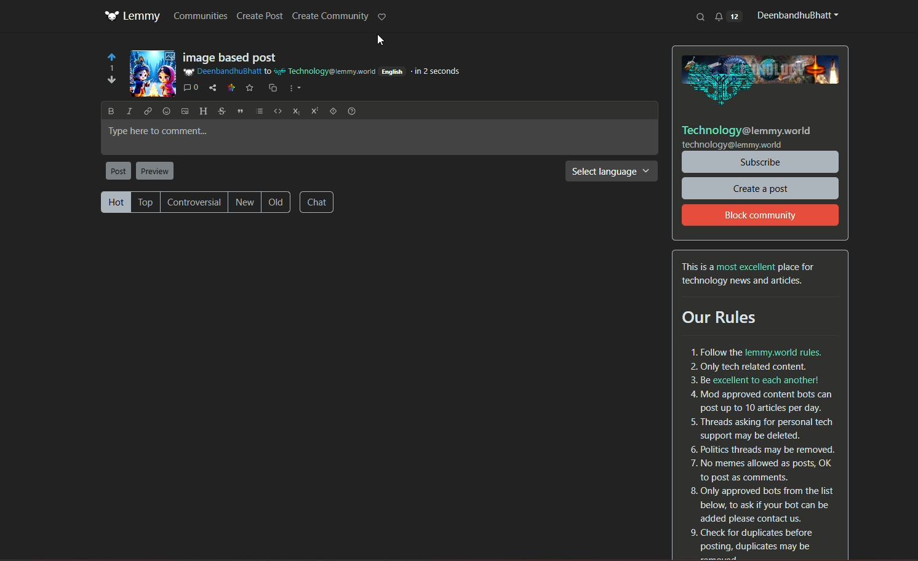 The height and width of the screenshot is (561, 918). I want to click on Share, so click(214, 87).